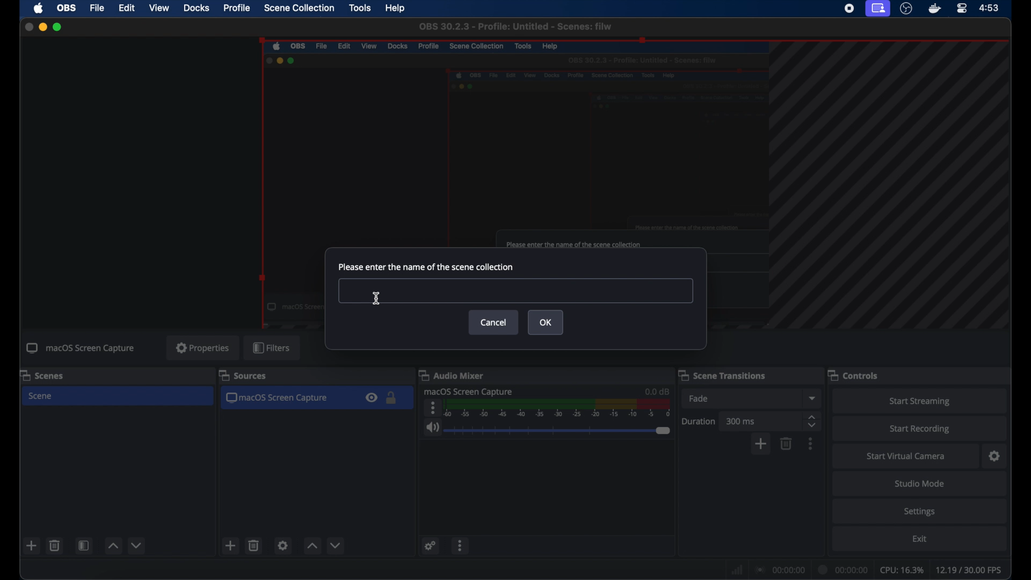 The width and height of the screenshot is (1031, 580). I want to click on settings, so click(283, 545).